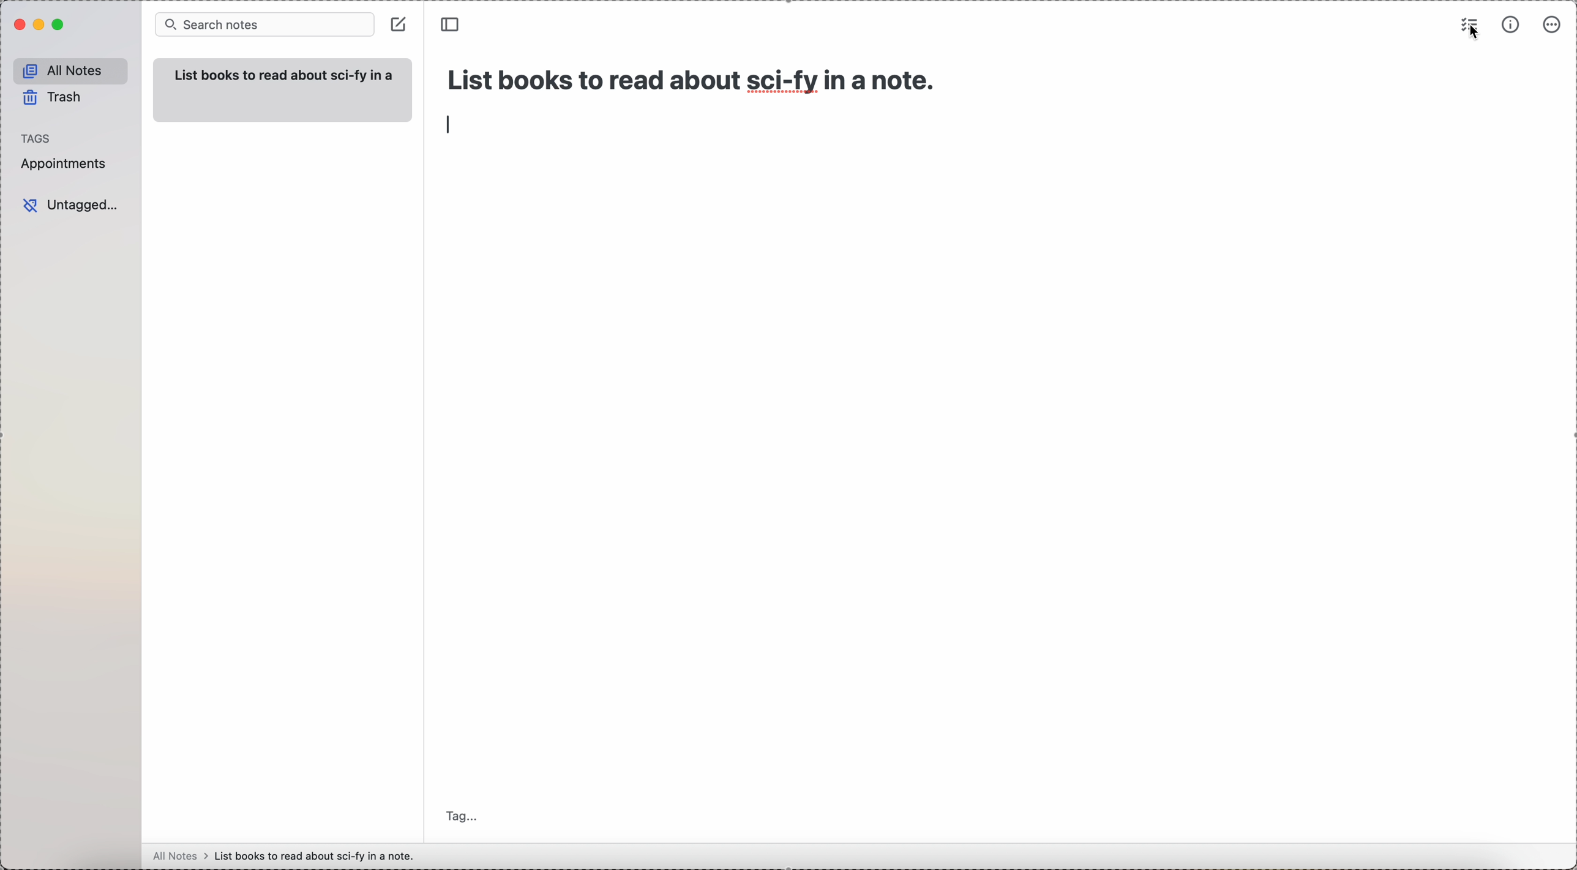 This screenshot has width=1577, height=870. I want to click on toggle sidebar, so click(452, 24).